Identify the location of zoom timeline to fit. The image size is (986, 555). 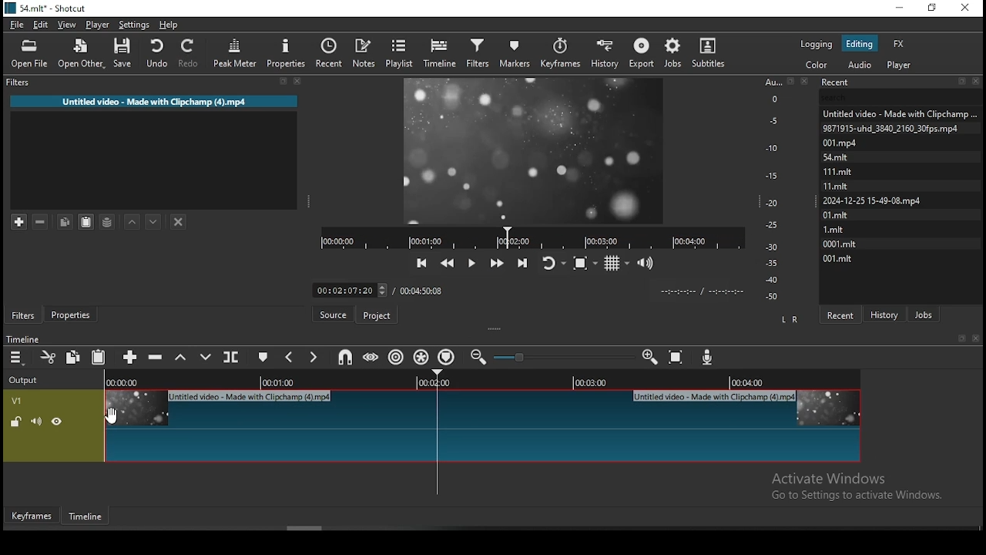
(676, 359).